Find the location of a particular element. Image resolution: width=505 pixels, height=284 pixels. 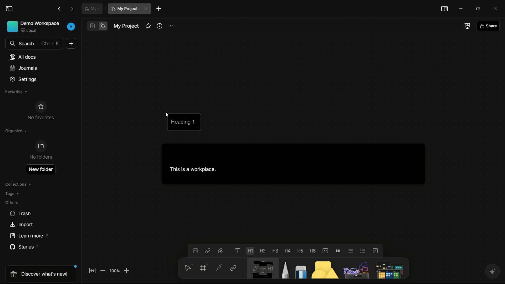

search bar is located at coordinates (34, 44).